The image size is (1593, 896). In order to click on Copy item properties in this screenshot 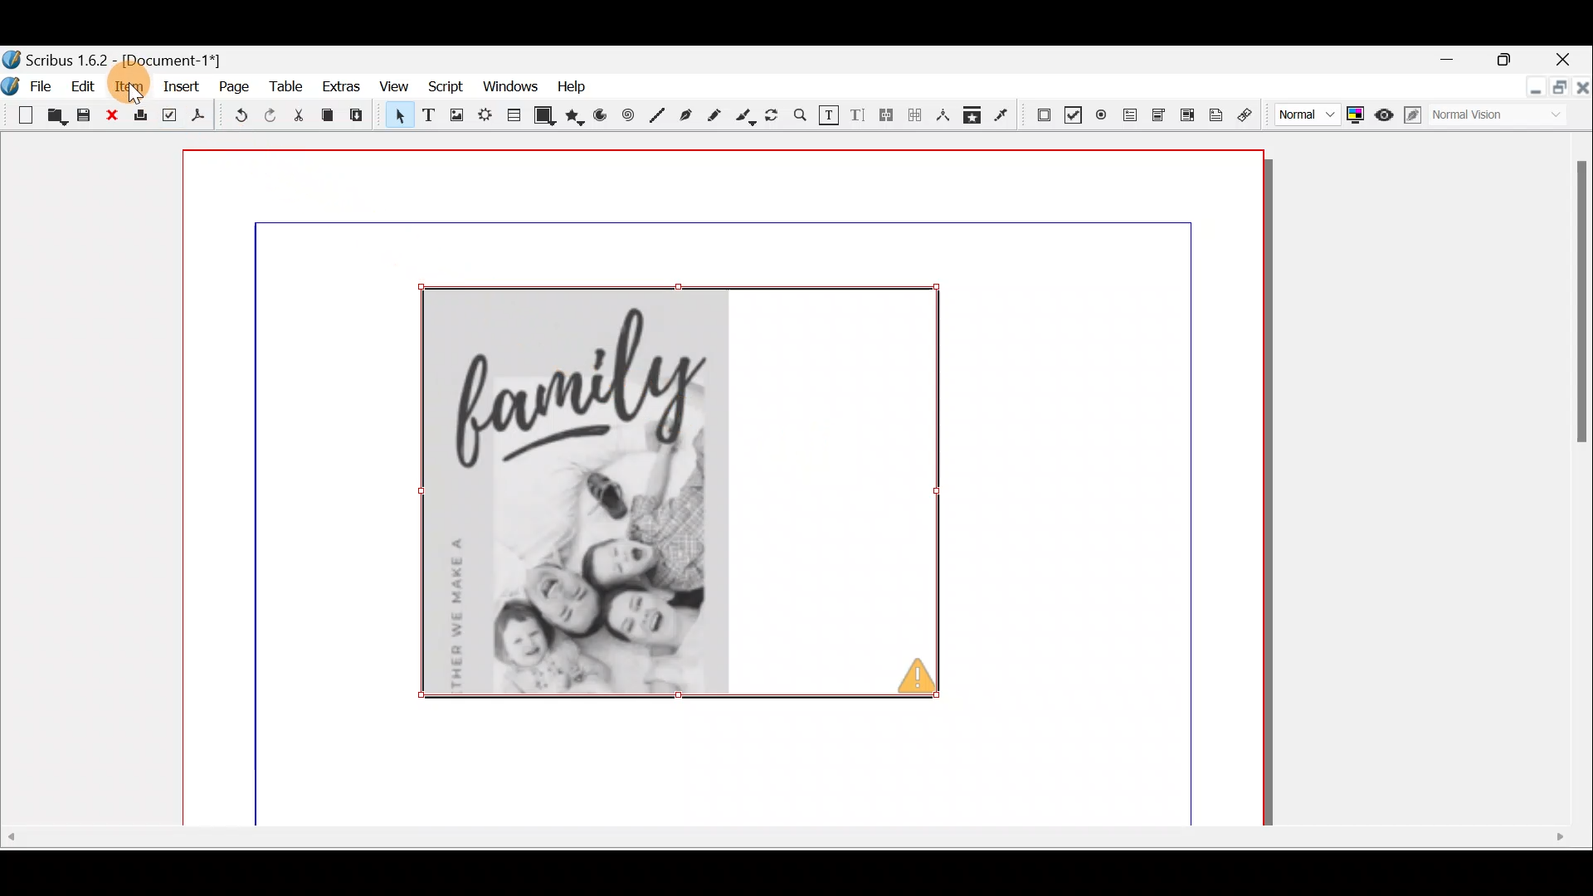, I will do `click(977, 117)`.